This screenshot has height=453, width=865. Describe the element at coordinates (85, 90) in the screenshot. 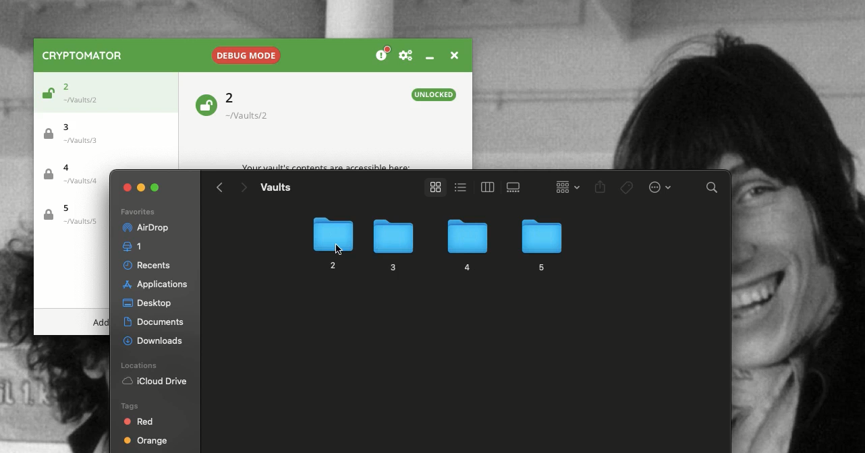

I see `Vault 2` at that location.